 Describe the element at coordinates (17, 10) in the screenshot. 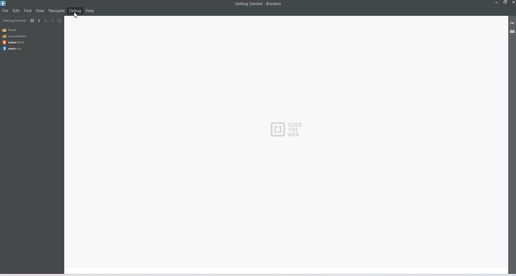

I see `Edit` at that location.